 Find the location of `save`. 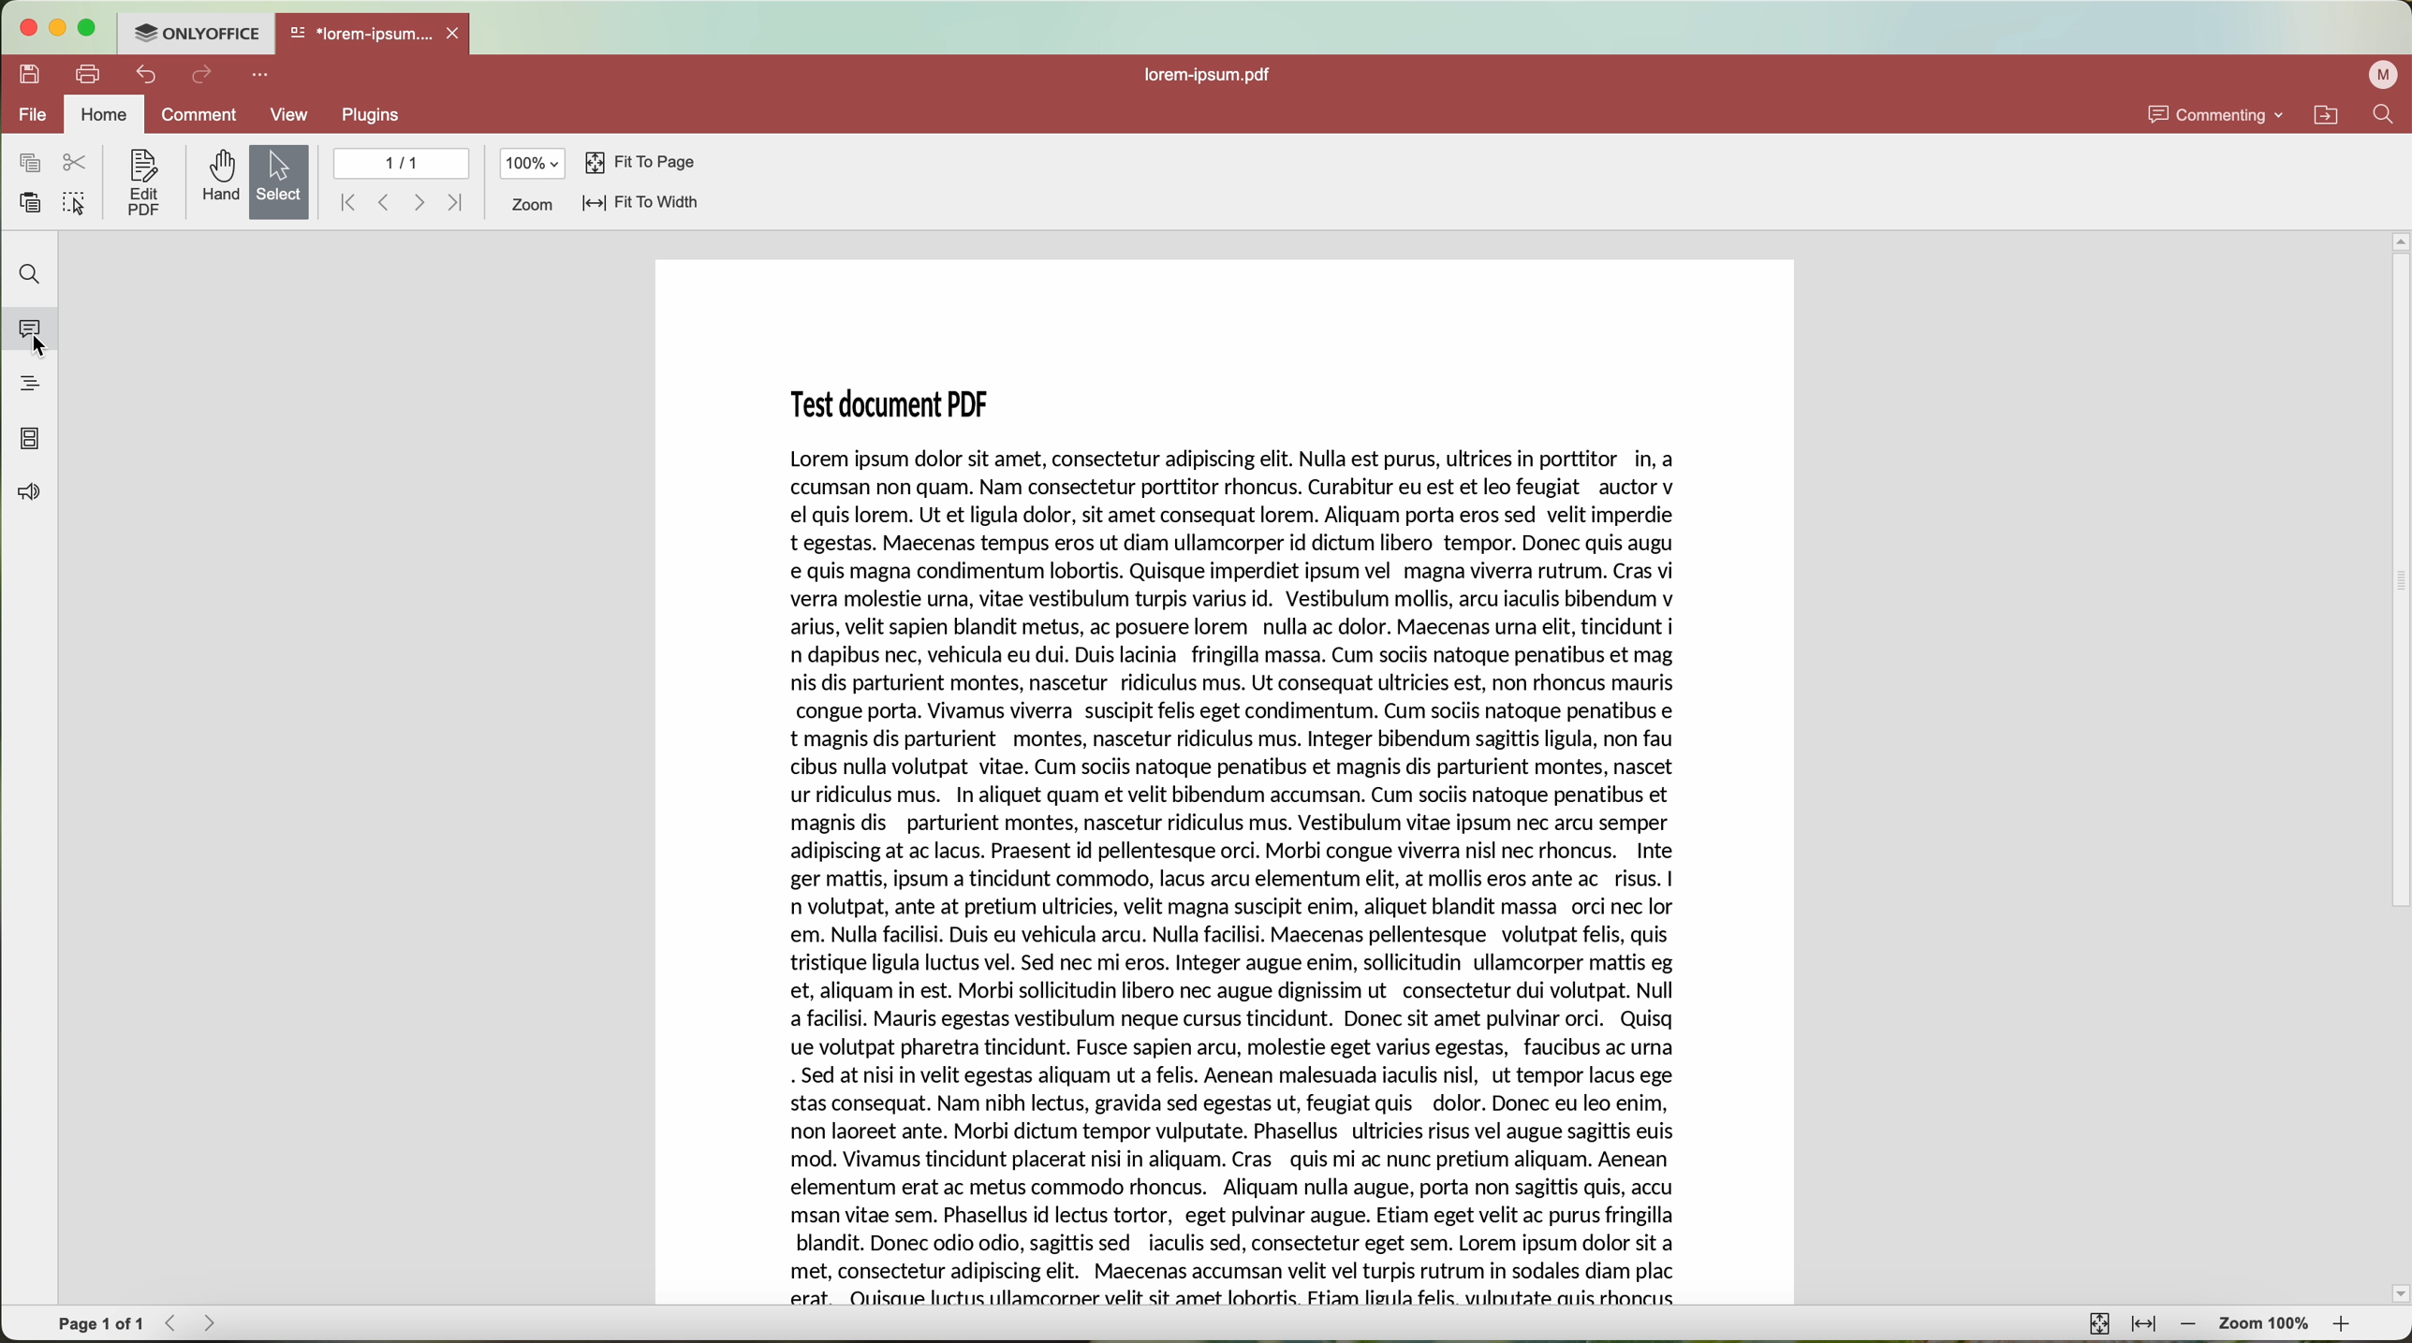

save is located at coordinates (25, 73).